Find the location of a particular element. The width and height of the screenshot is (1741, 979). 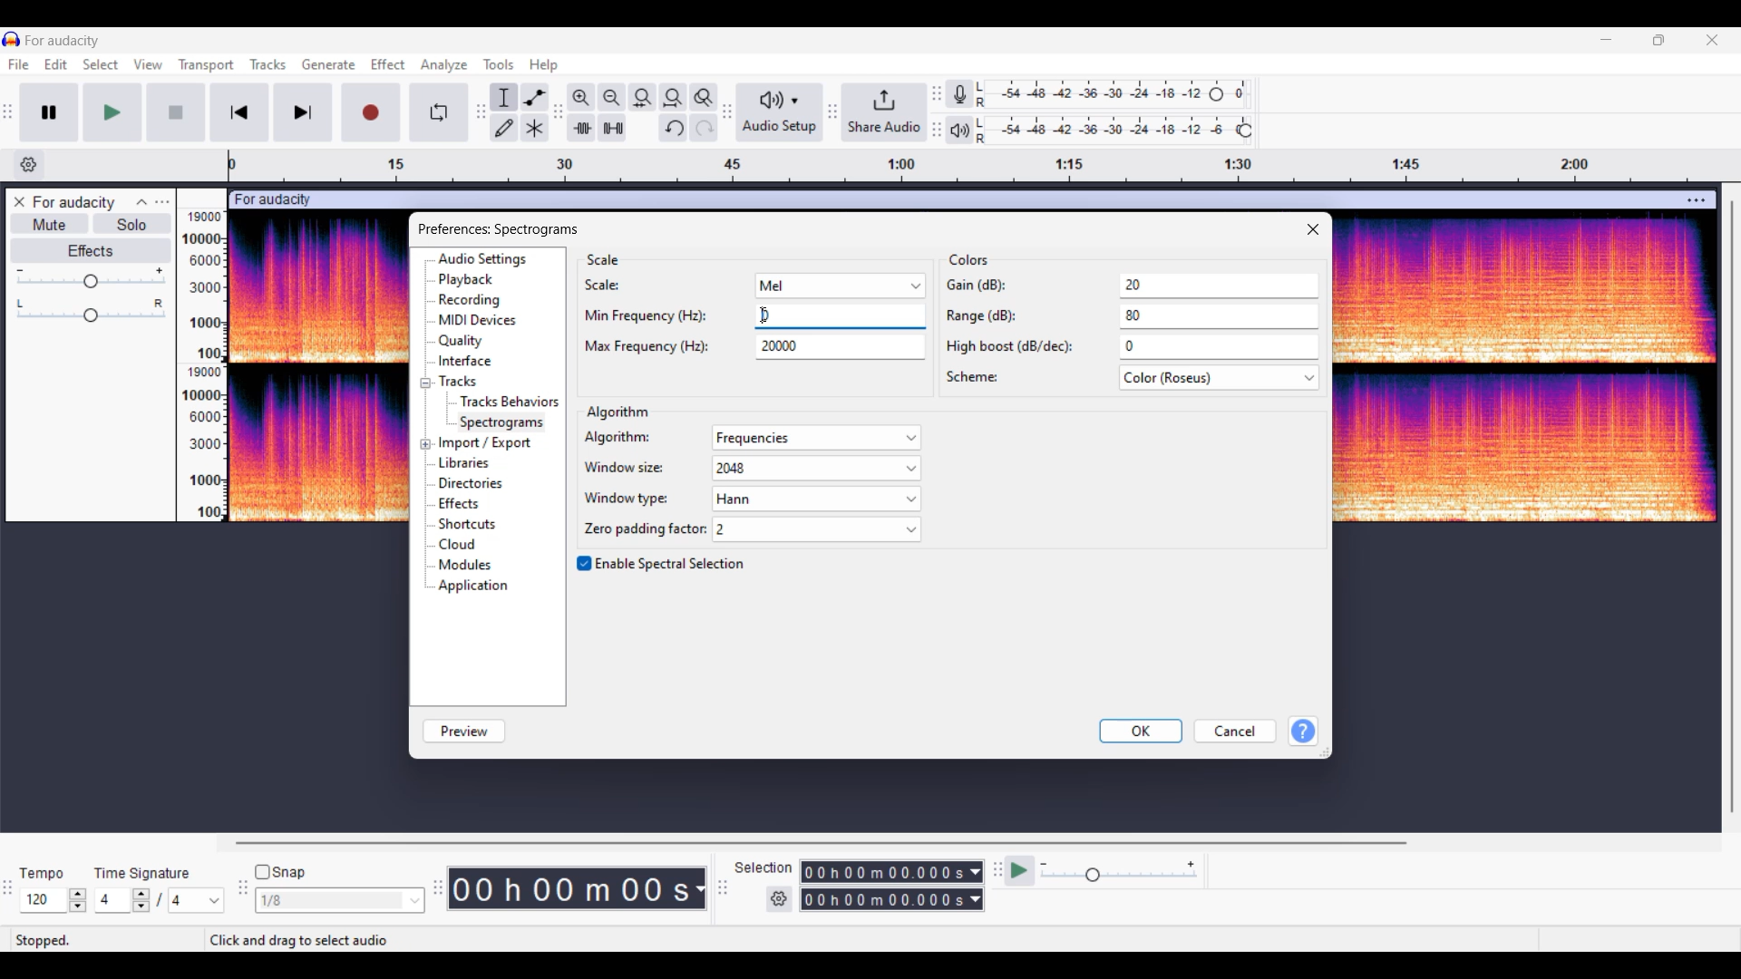

import/export is located at coordinates (490, 441).